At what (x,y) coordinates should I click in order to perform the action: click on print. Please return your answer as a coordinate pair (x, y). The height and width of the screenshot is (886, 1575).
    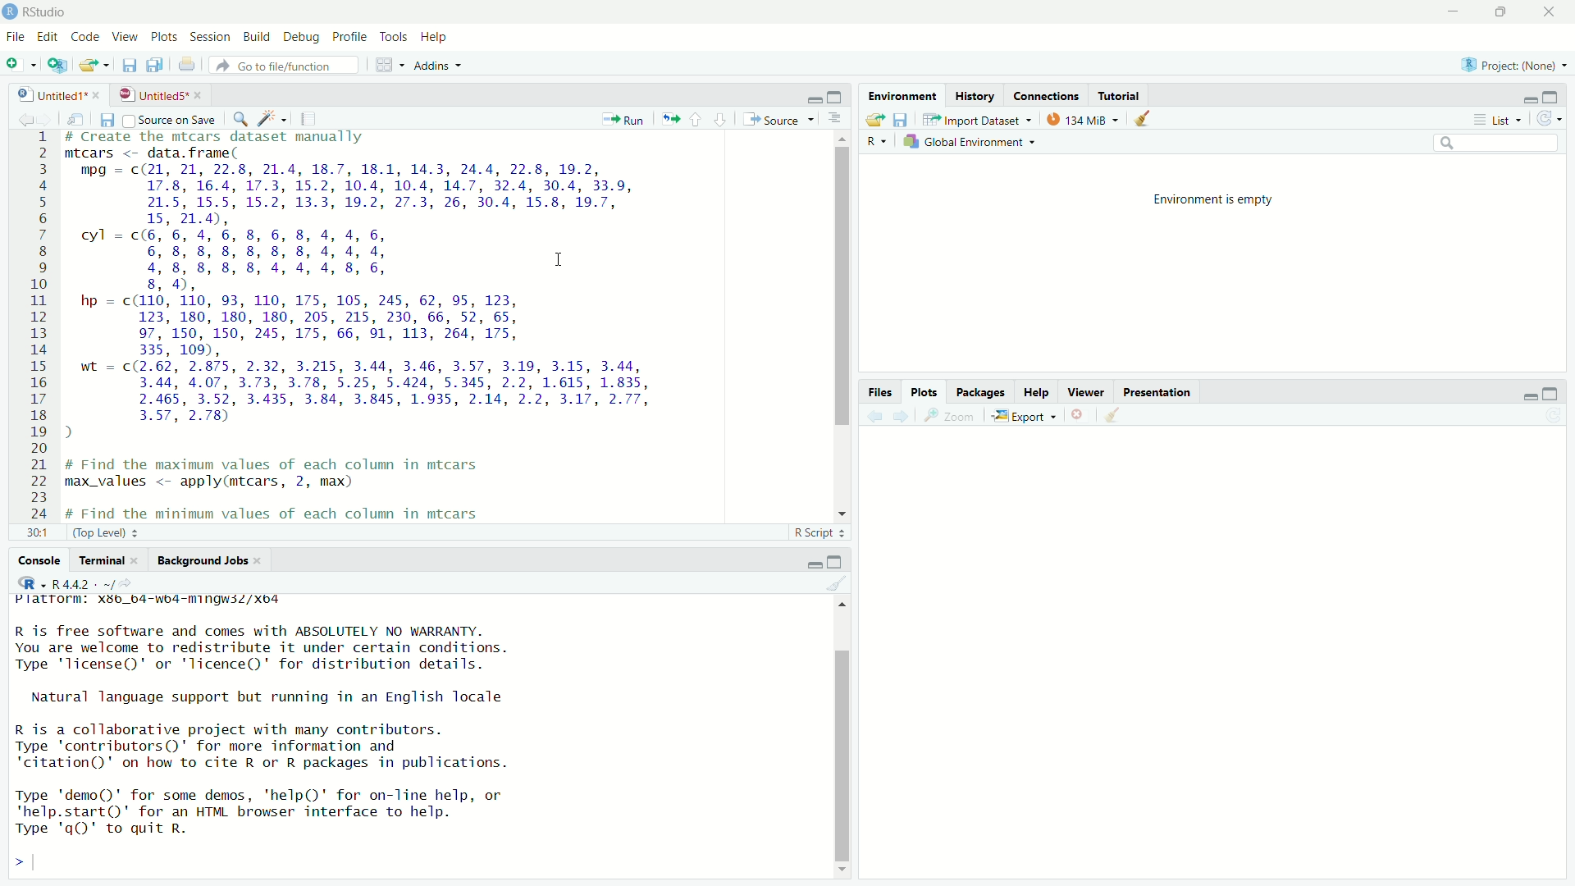
    Looking at the image, I should click on (186, 64).